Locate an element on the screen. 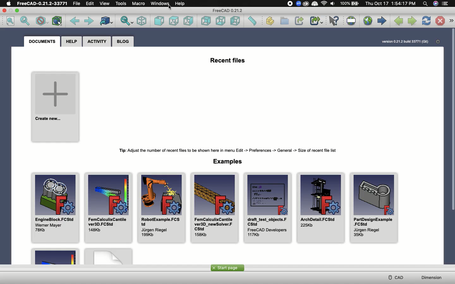  Left is located at coordinates (237, 21).